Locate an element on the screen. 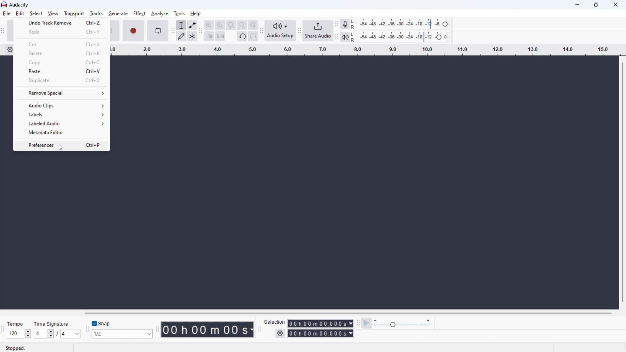 The width and height of the screenshot is (626, 352). undo last move is located at coordinates (62, 22).